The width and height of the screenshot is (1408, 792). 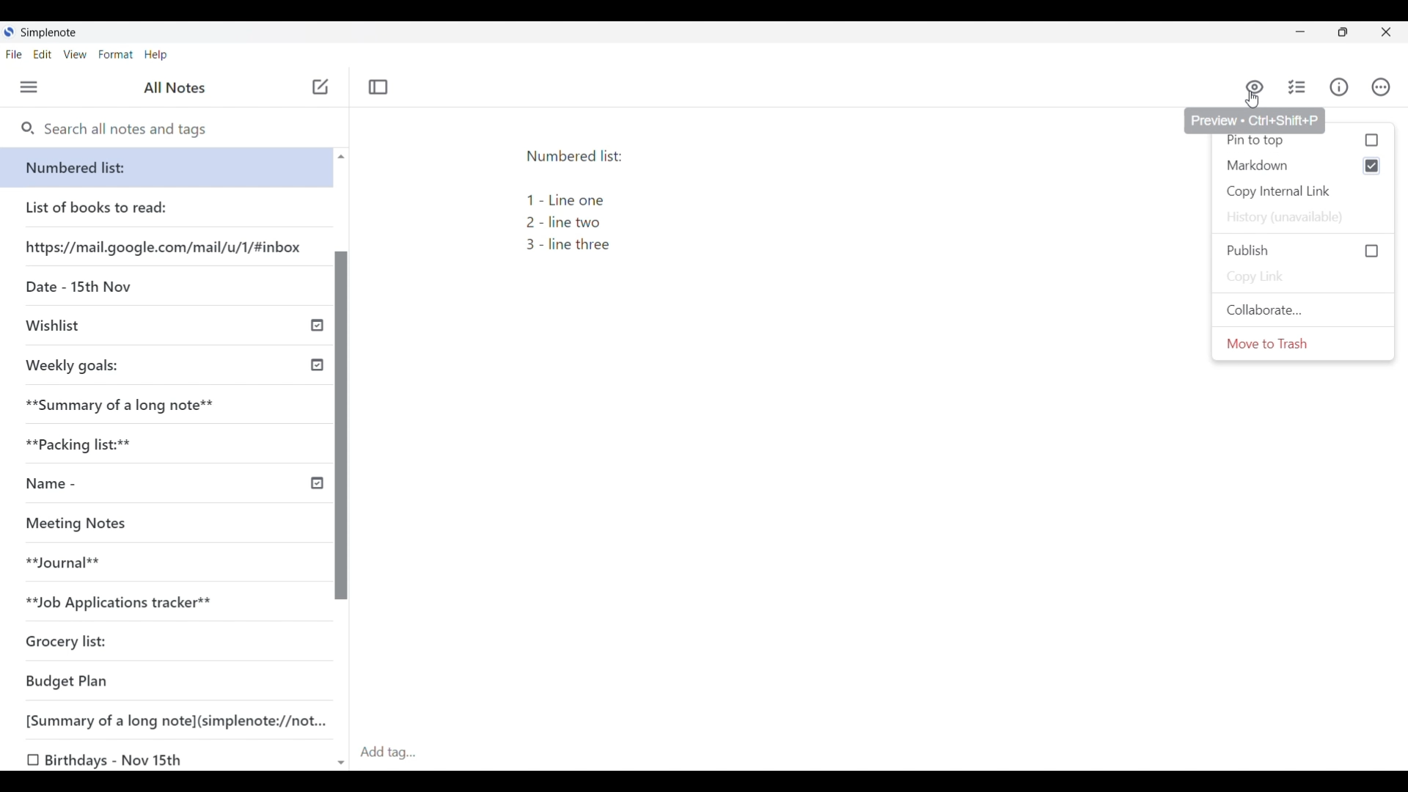 I want to click on **Journal**, so click(x=73, y=564).